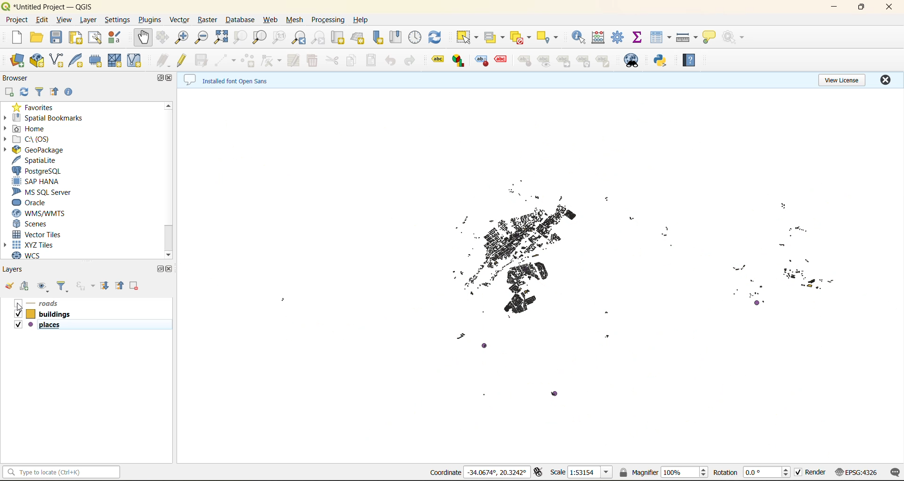 Image resolution: width=904 pixels, height=481 pixels. What do you see at coordinates (525, 62) in the screenshot?
I see `labels toolbar 5` at bounding box center [525, 62].